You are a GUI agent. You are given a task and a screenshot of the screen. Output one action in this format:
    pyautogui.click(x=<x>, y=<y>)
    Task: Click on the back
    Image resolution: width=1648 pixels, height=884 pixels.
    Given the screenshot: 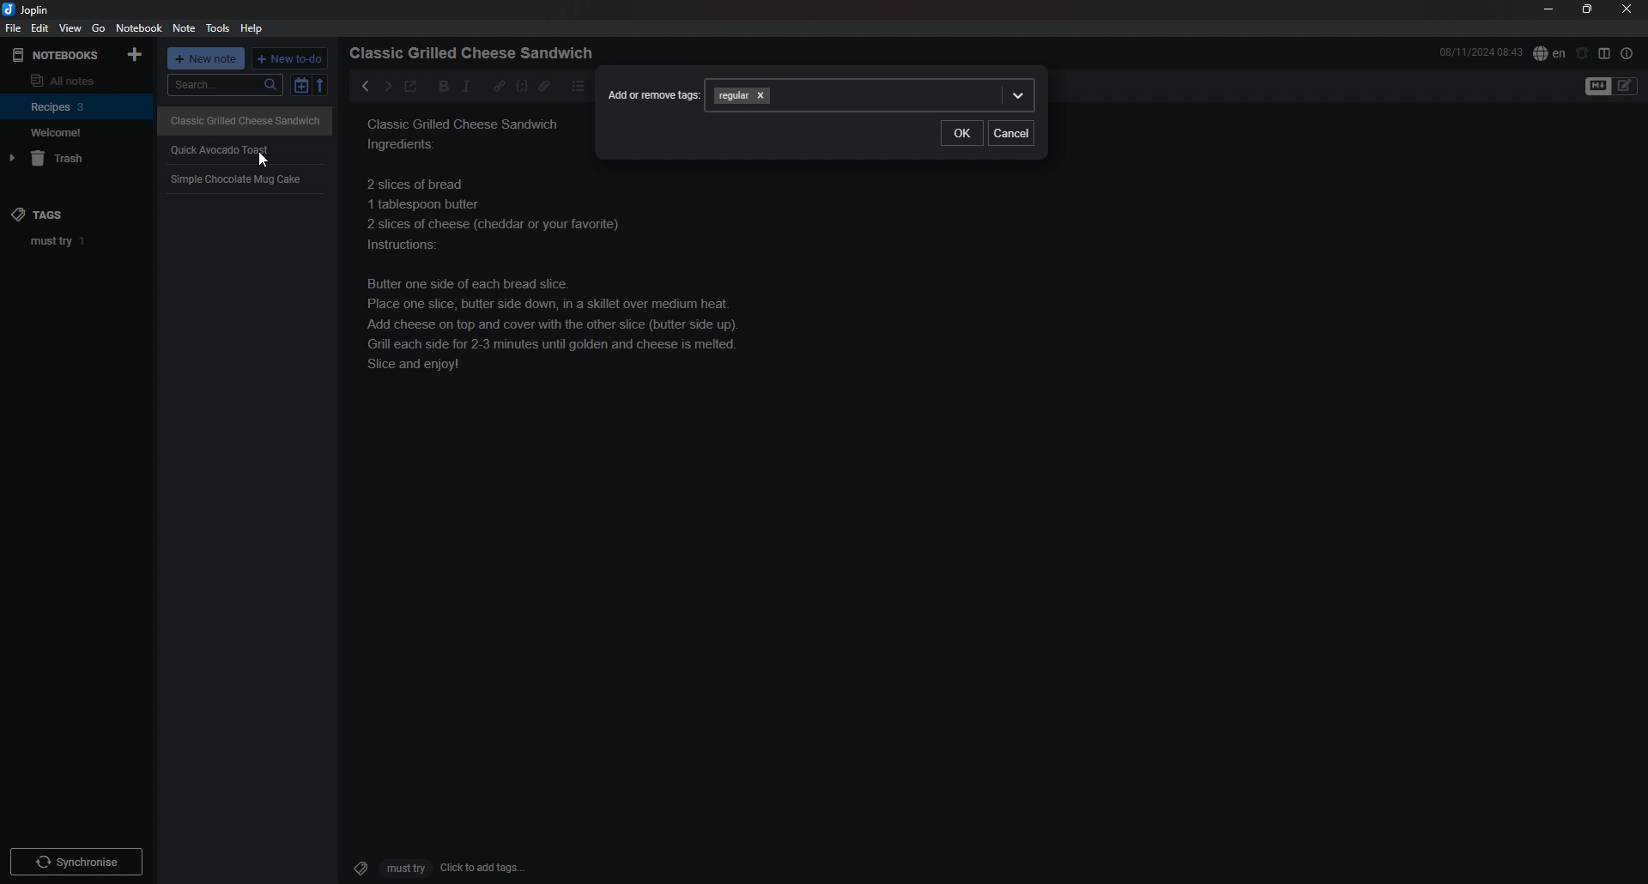 What is the action you would take?
    pyautogui.click(x=361, y=85)
    